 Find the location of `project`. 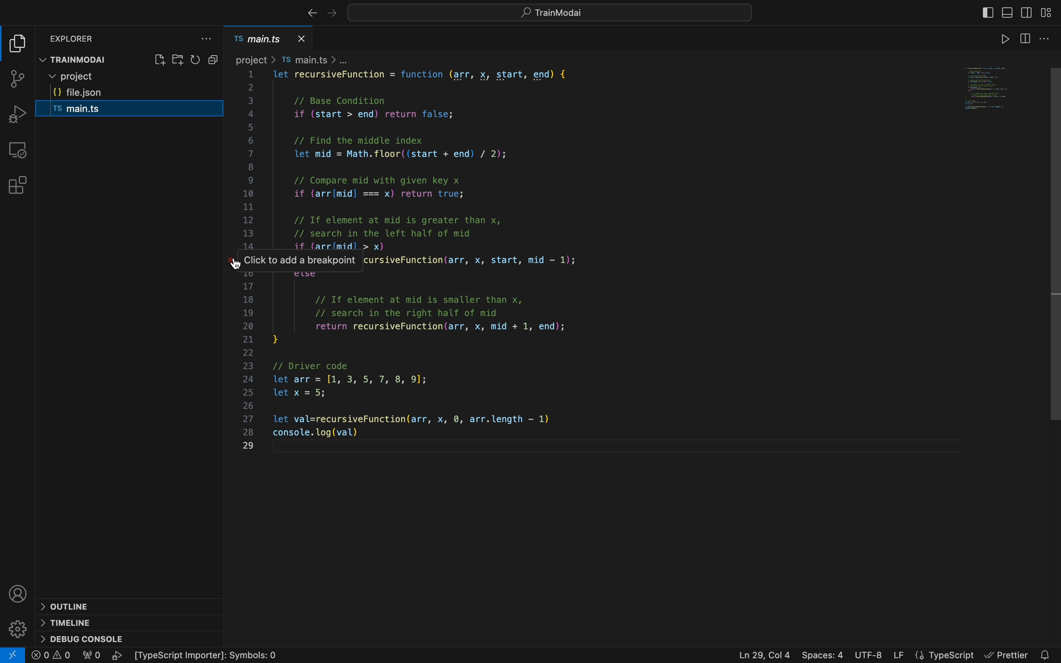

project is located at coordinates (133, 78).